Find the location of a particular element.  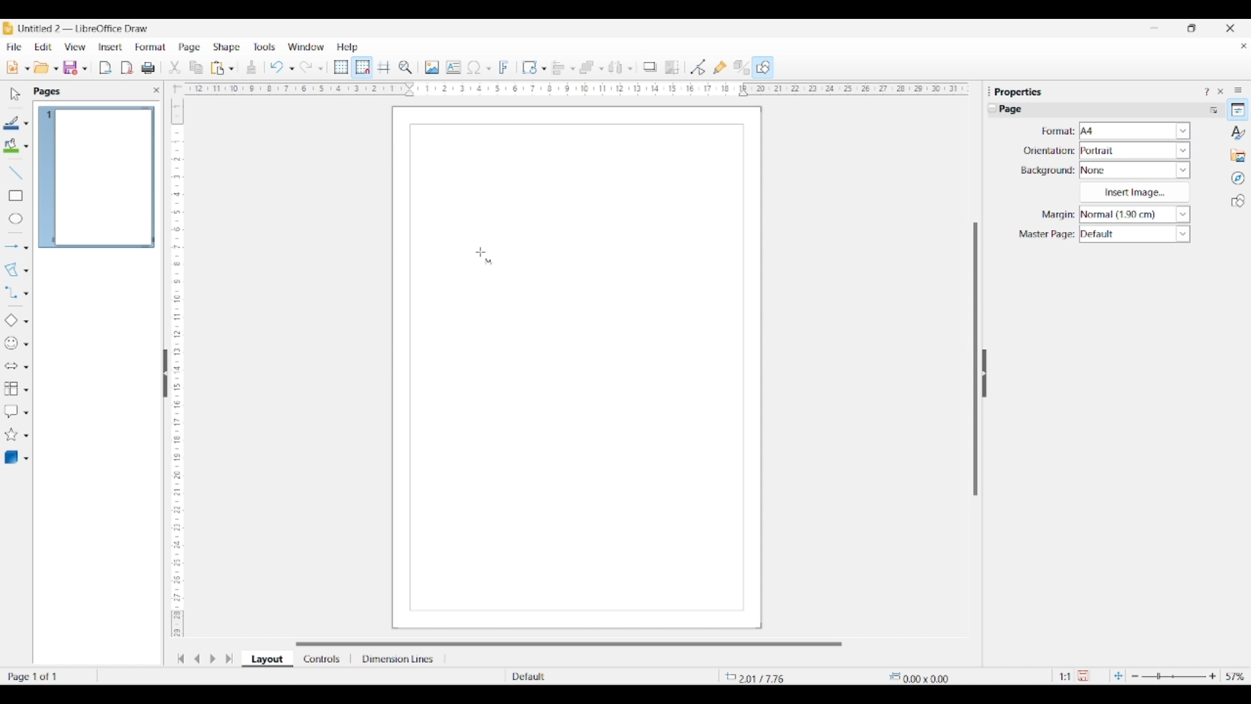

Window is located at coordinates (306, 47).